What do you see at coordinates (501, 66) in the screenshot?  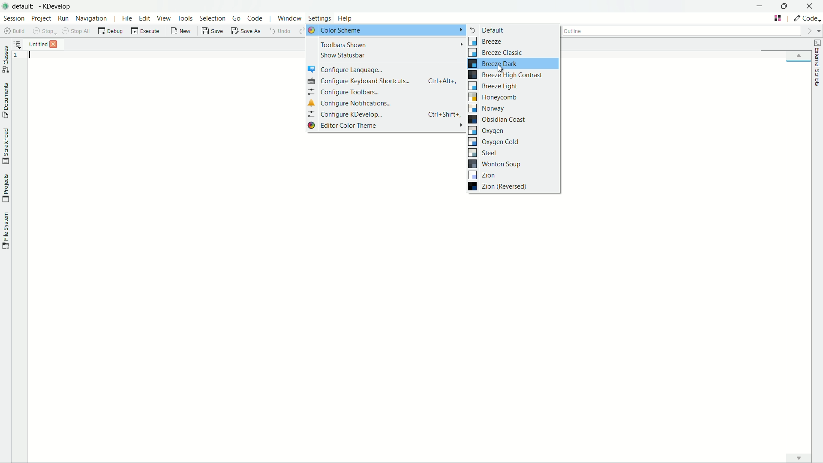 I see `cursor` at bounding box center [501, 66].